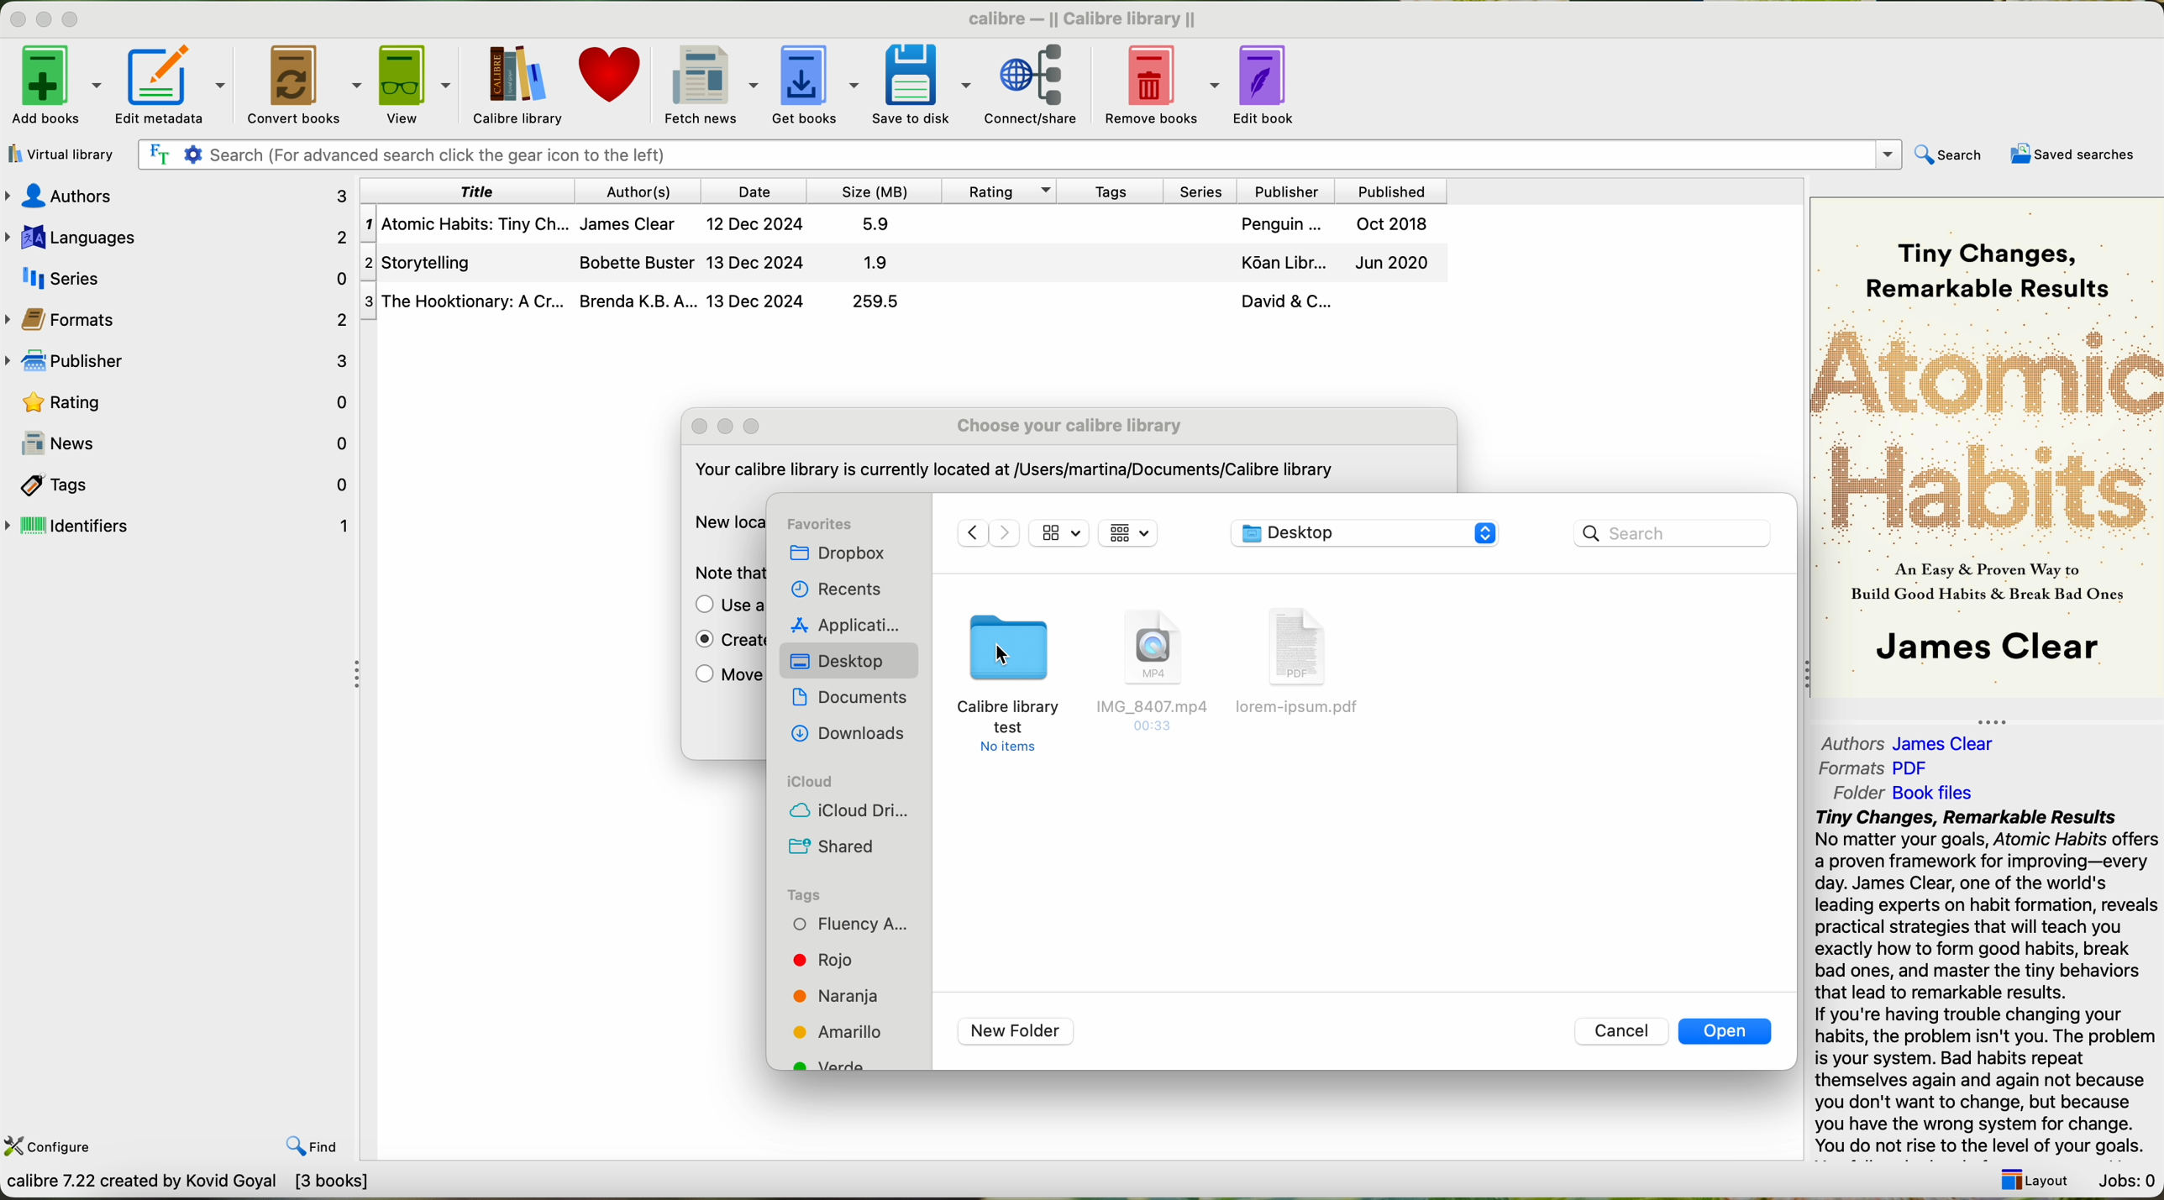 The width and height of the screenshot is (2164, 1200). I want to click on click on calibre library test folder, so click(1014, 677).